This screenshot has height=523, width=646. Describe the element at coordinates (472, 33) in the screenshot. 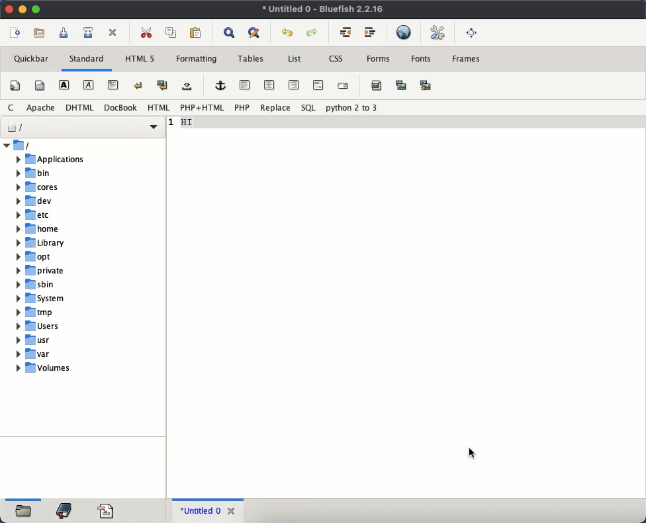

I see `full screen` at that location.